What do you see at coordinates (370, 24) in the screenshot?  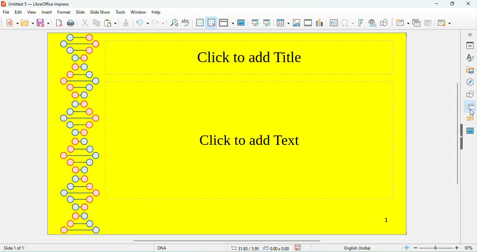 I see `hyperlink` at bounding box center [370, 24].